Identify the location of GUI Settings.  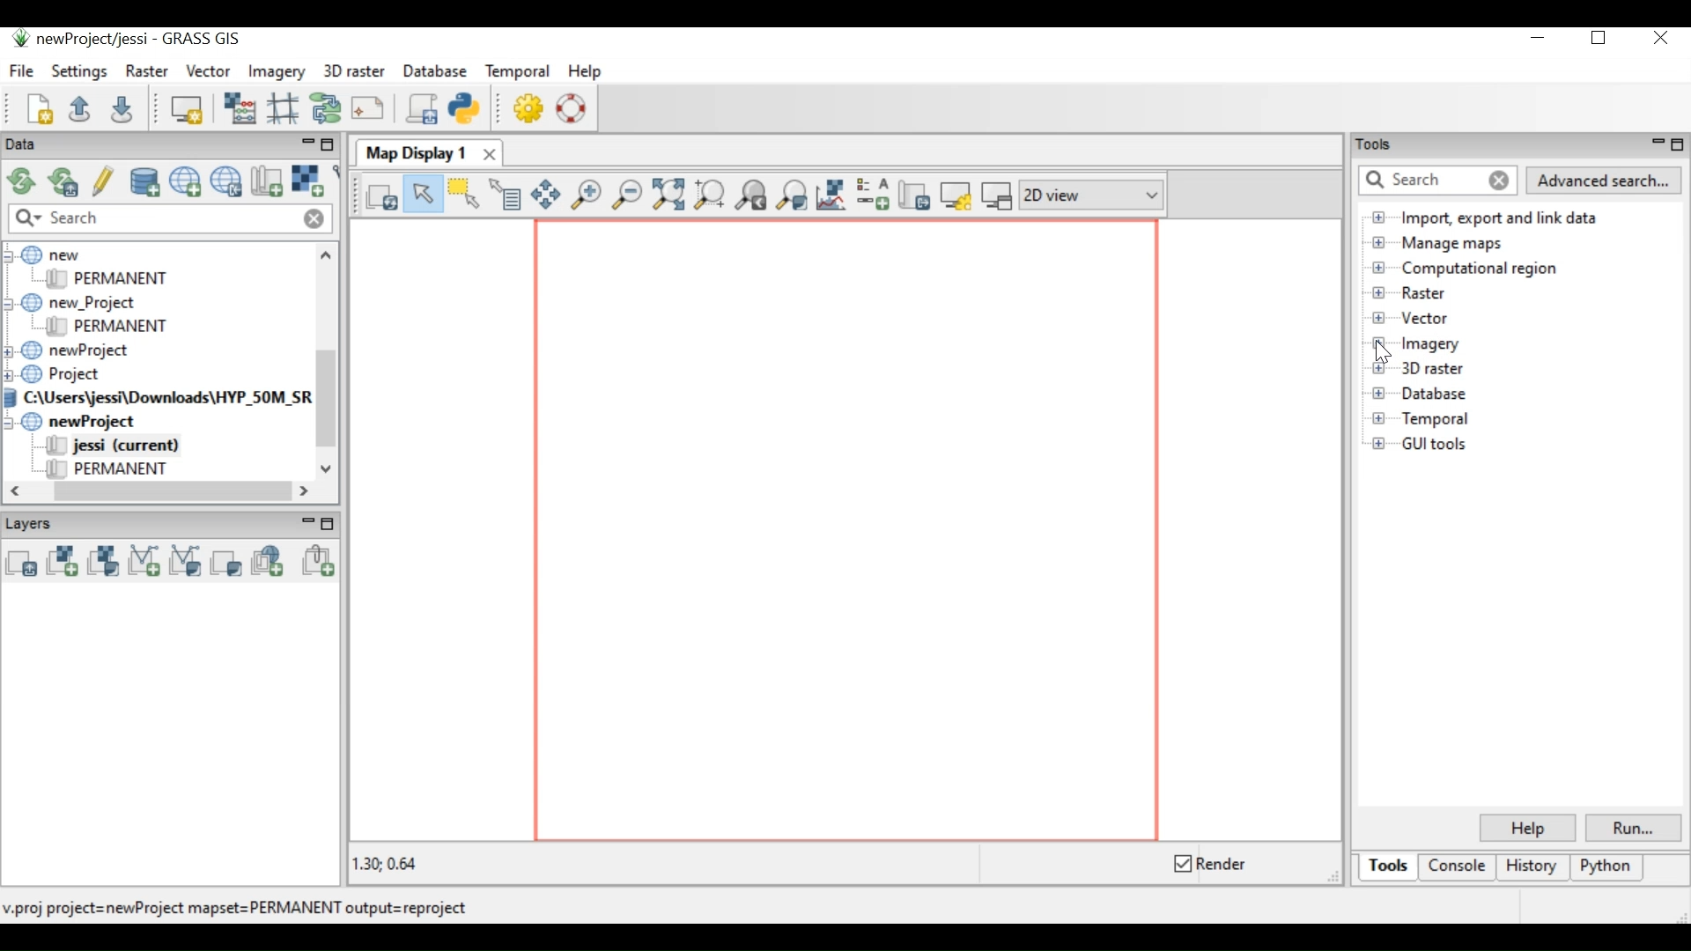
(527, 110).